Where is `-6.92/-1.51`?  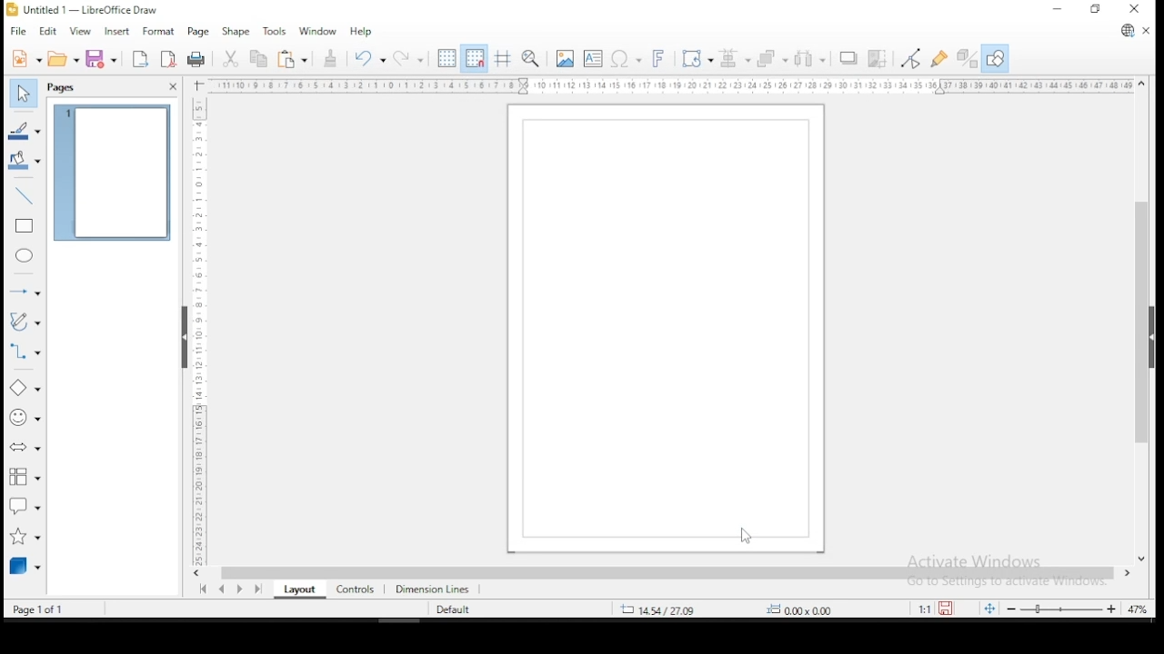 -6.92/-1.51 is located at coordinates (663, 609).